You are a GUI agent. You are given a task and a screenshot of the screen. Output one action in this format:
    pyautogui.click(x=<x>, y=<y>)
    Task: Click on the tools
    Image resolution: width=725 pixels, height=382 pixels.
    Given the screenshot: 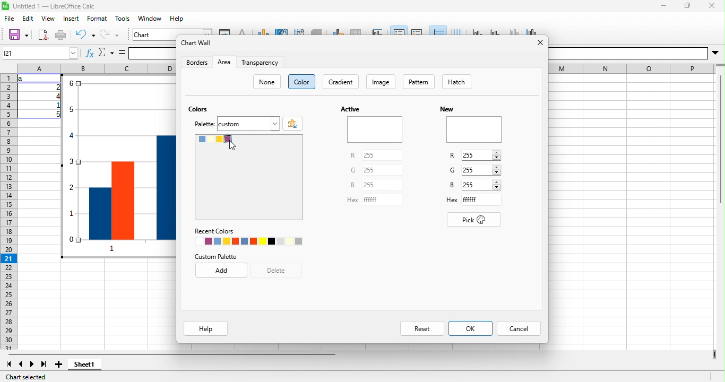 What is the action you would take?
    pyautogui.click(x=122, y=18)
    